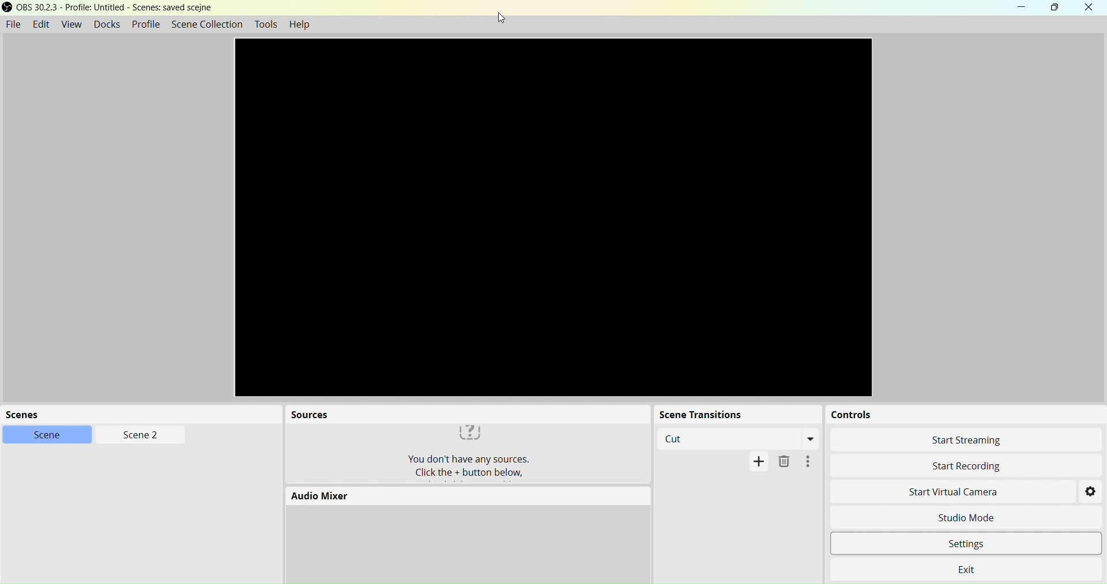  Describe the element at coordinates (464, 414) in the screenshot. I see `Sources` at that location.